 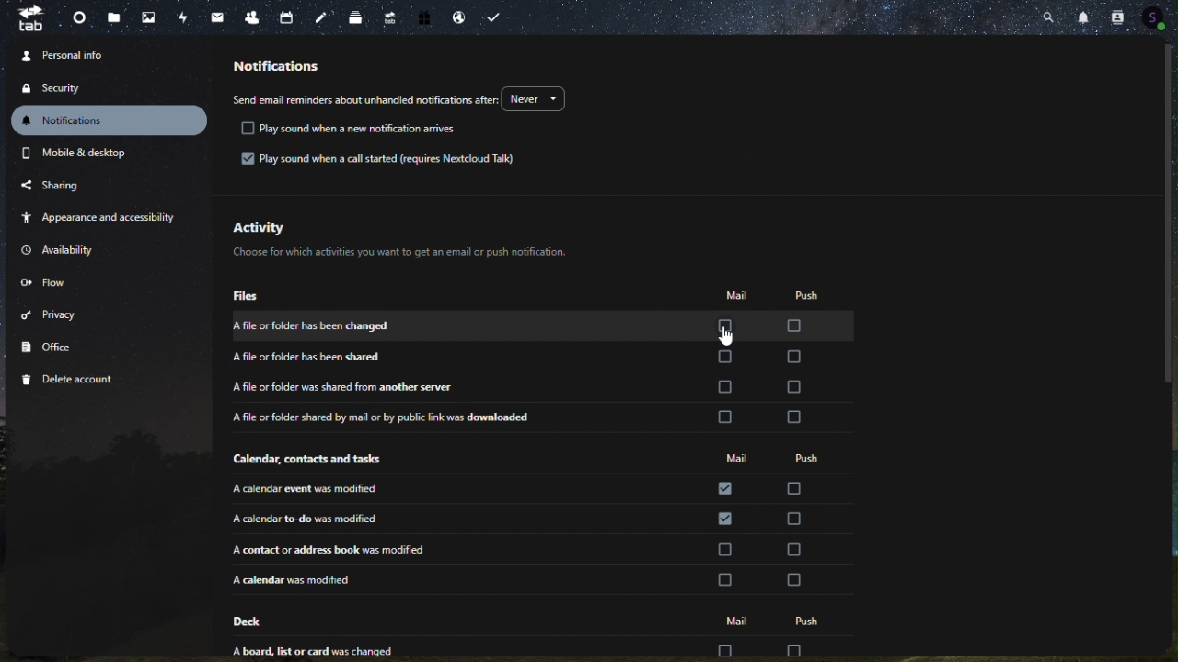 What do you see at coordinates (365, 101) in the screenshot?
I see `send email reminders about unhandled notifications` at bounding box center [365, 101].